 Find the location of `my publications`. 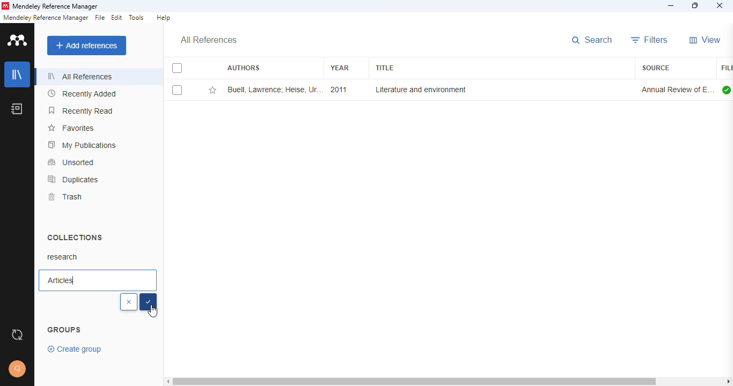

my publications is located at coordinates (82, 145).